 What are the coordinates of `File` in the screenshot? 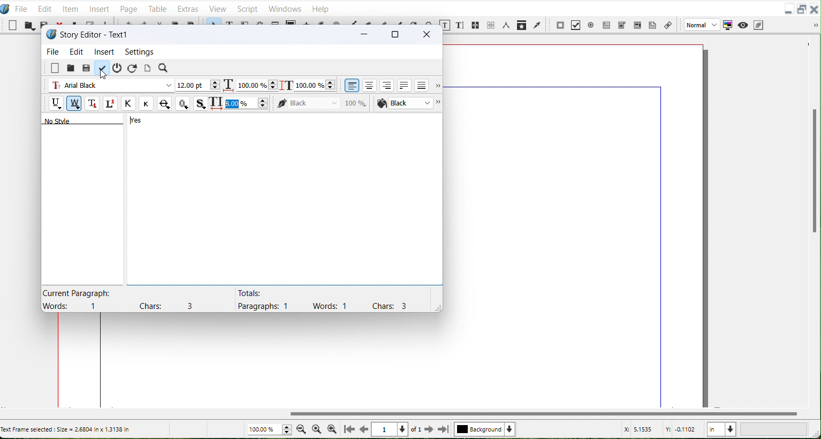 It's located at (53, 52).